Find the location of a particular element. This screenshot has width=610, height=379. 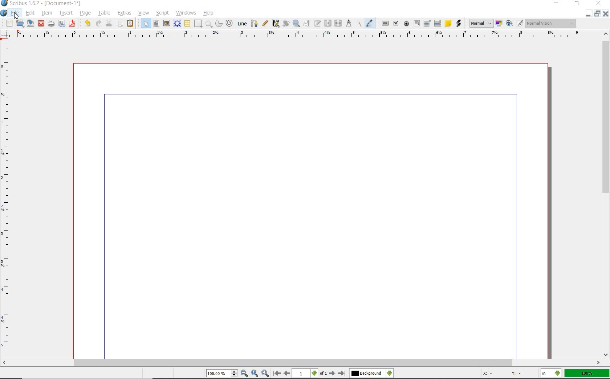

item is located at coordinates (46, 12).